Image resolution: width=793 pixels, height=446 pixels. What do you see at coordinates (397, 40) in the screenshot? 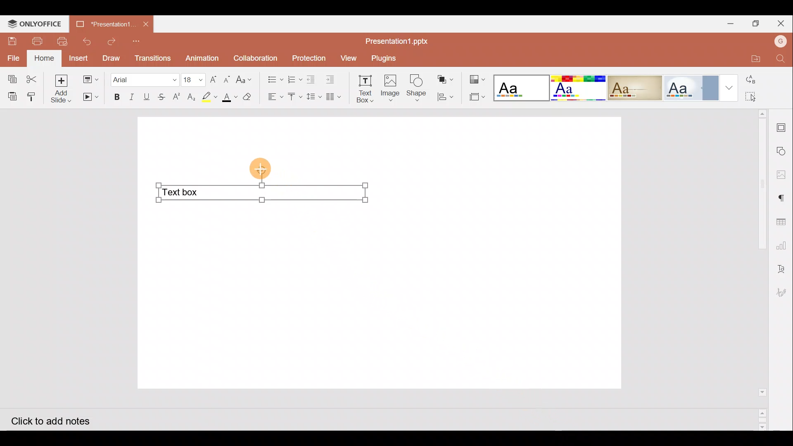
I see `Presentation1.pptx` at bounding box center [397, 40].